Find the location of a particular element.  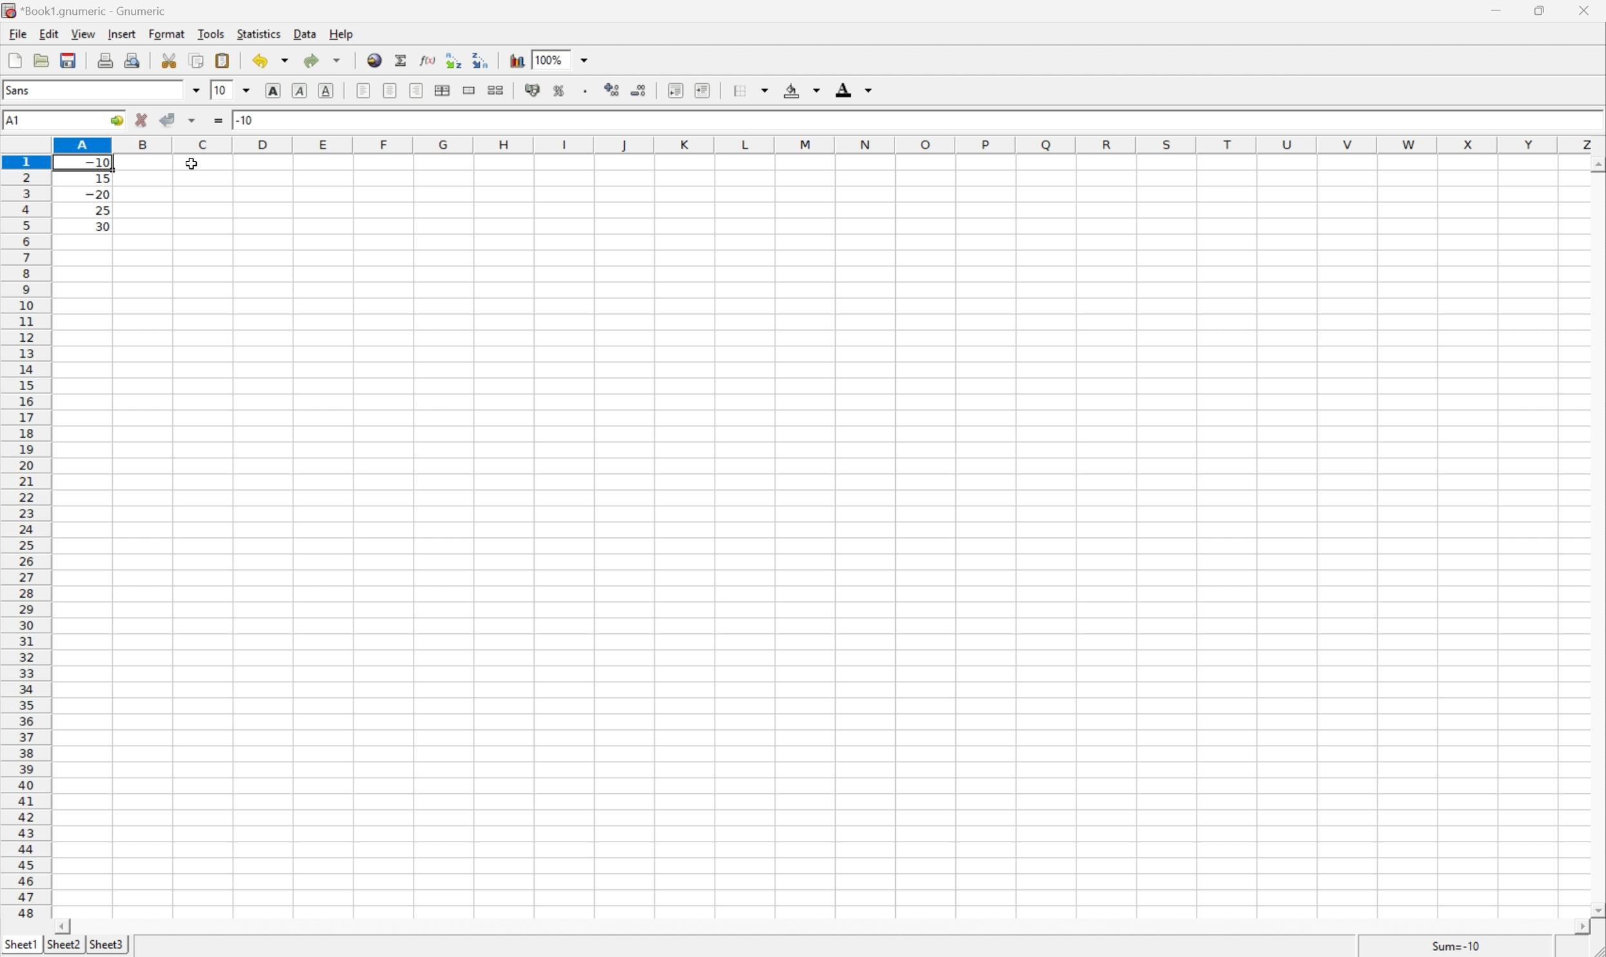

center horizontally is located at coordinates (391, 90).